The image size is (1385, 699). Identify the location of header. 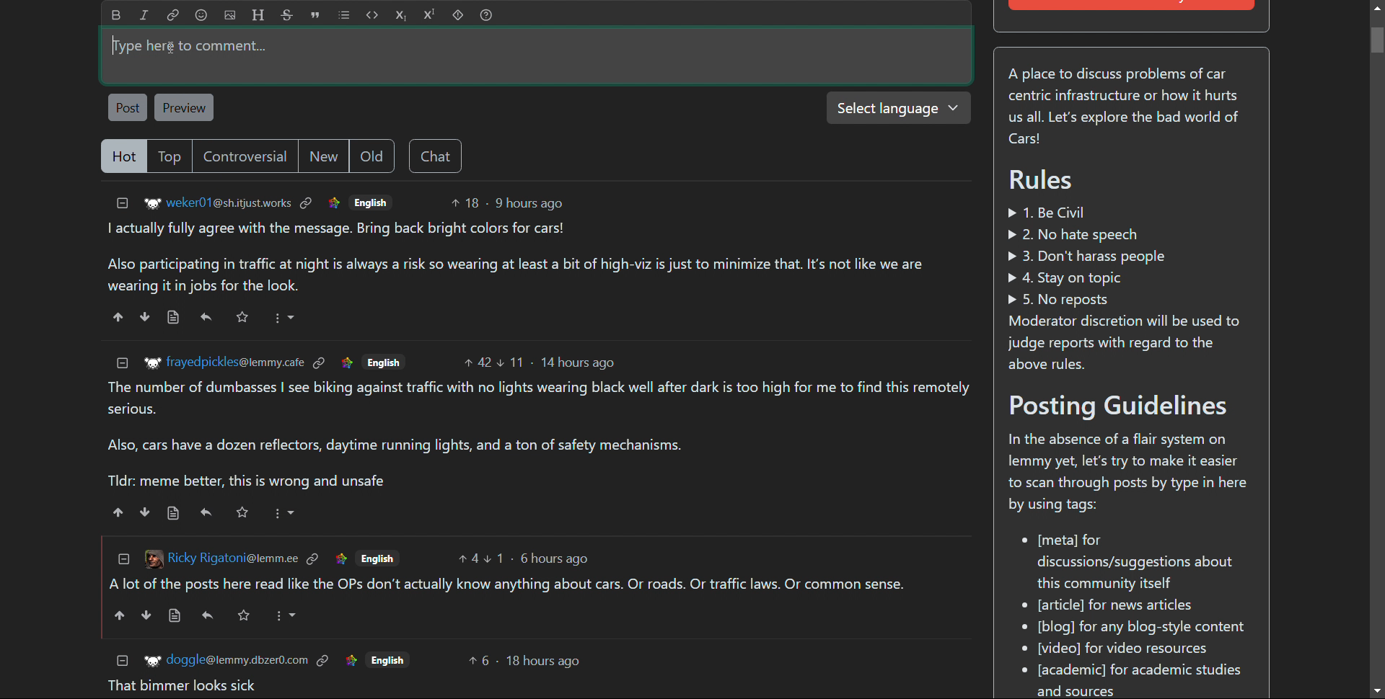
(257, 15).